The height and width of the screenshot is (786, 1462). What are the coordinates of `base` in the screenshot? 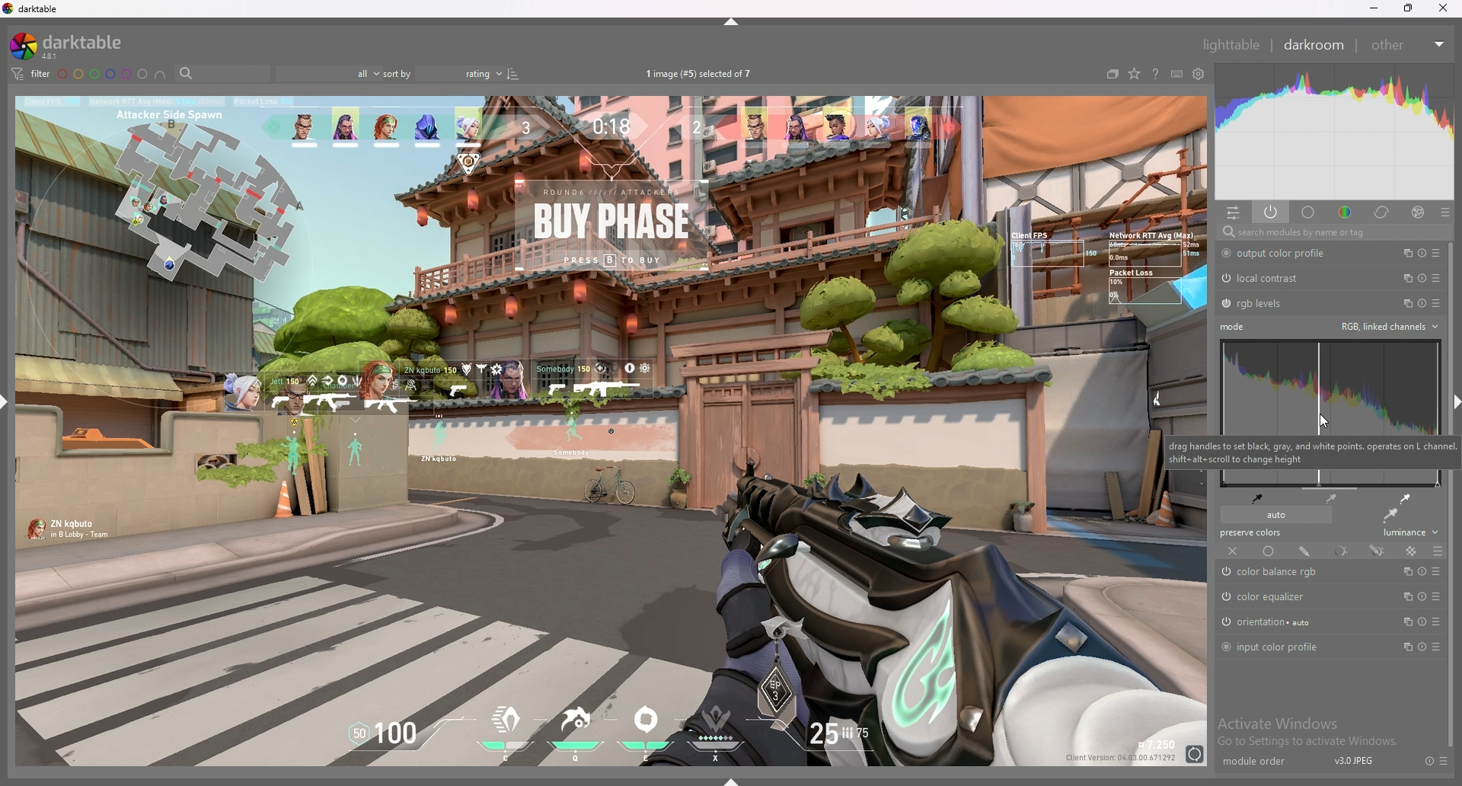 It's located at (1309, 212).